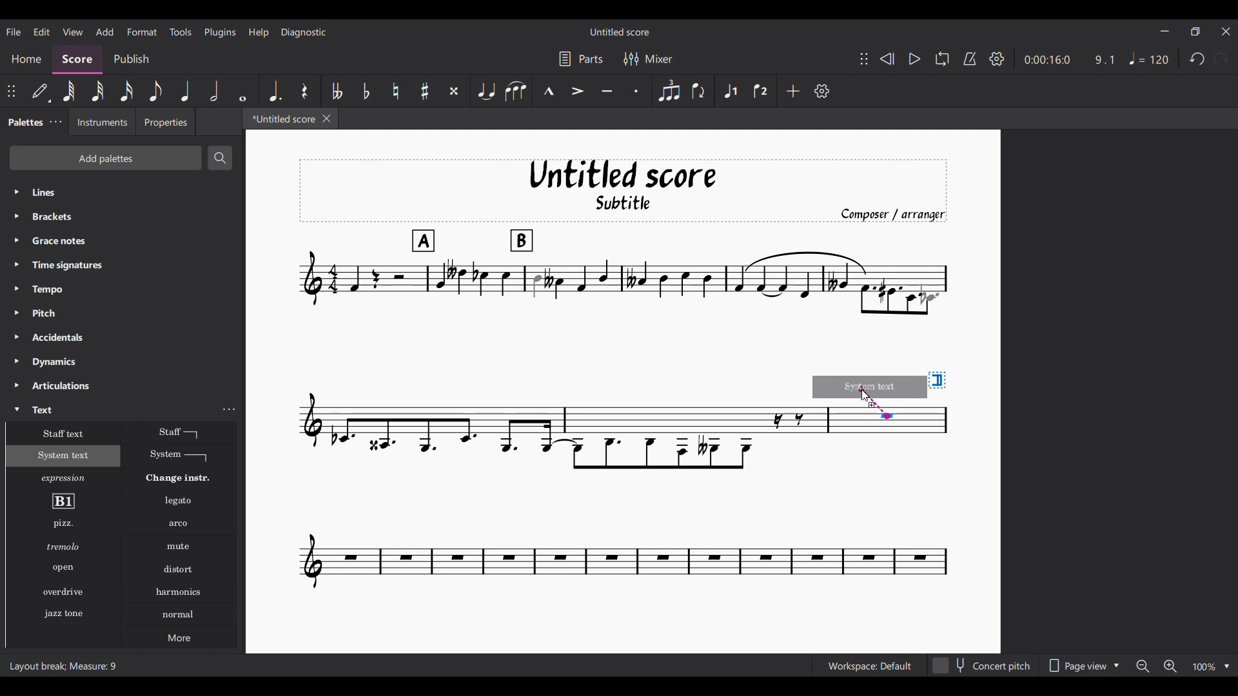 This screenshot has width=1238, height=696. I want to click on Loop playback, so click(942, 59).